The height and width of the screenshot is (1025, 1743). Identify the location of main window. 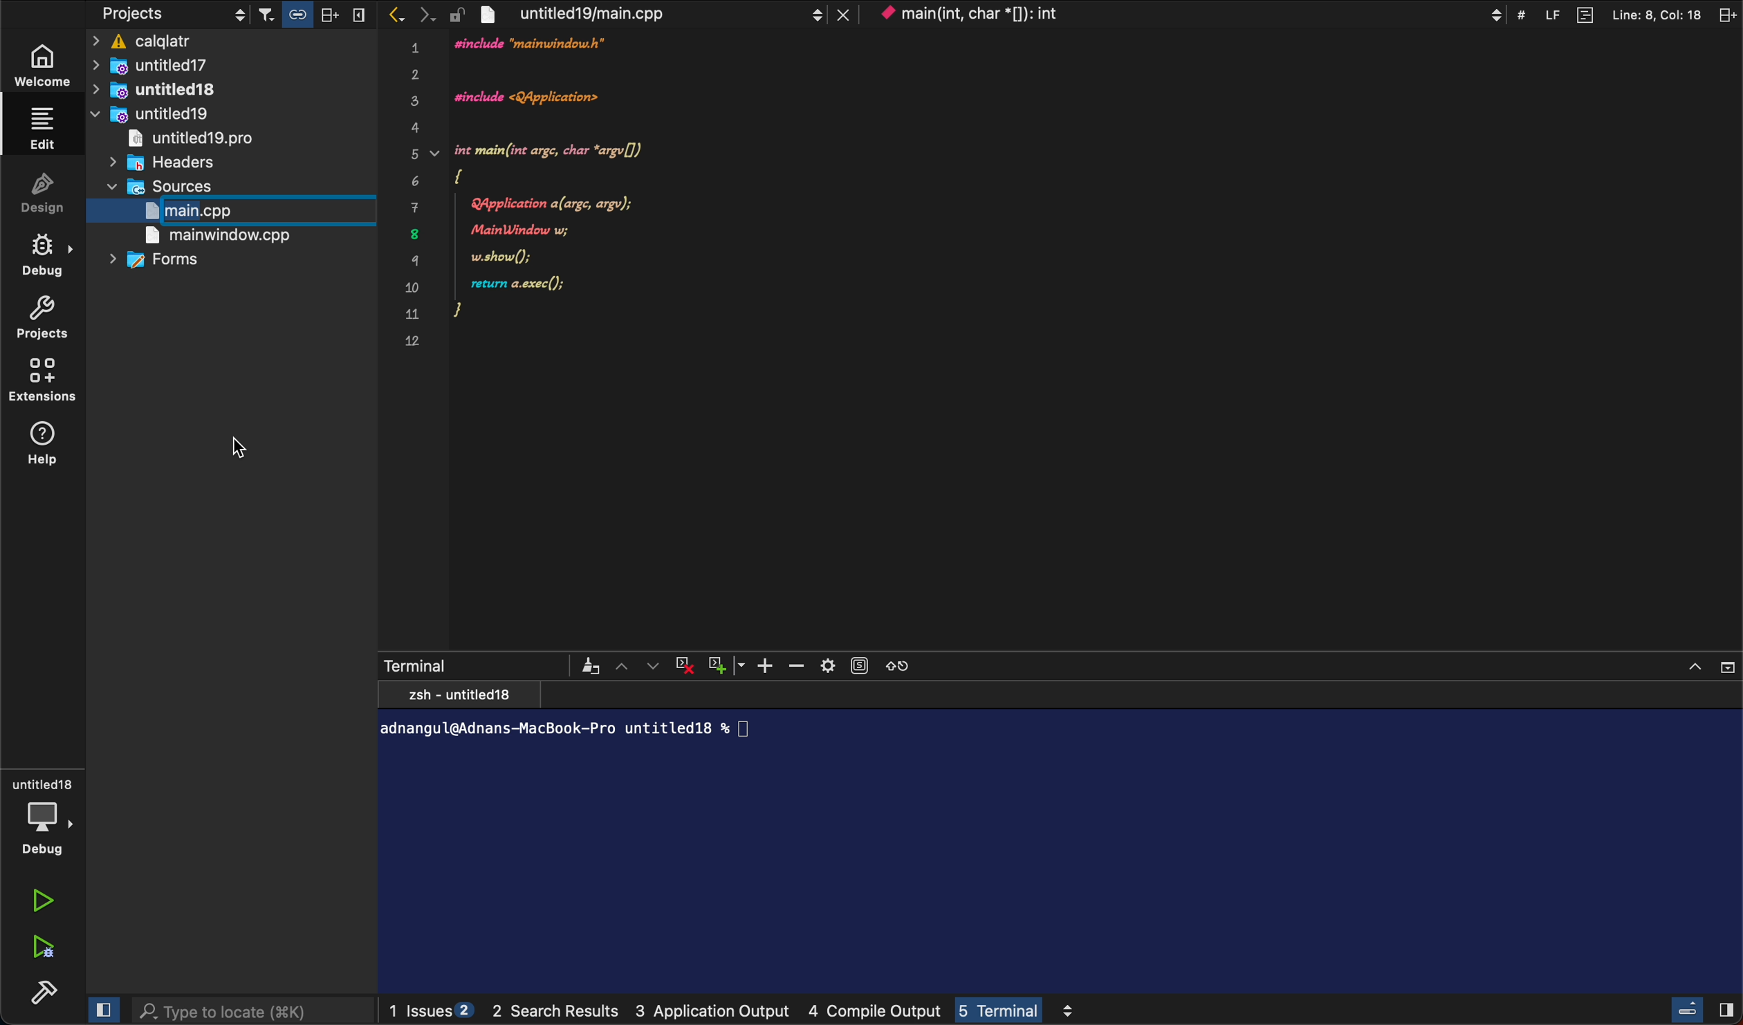
(212, 237).